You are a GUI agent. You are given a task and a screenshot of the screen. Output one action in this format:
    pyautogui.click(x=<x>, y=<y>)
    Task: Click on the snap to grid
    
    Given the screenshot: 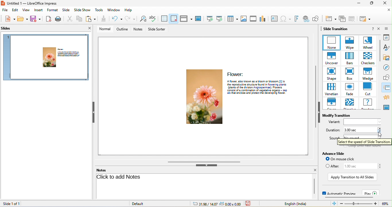 What is the action you would take?
    pyautogui.click(x=174, y=19)
    